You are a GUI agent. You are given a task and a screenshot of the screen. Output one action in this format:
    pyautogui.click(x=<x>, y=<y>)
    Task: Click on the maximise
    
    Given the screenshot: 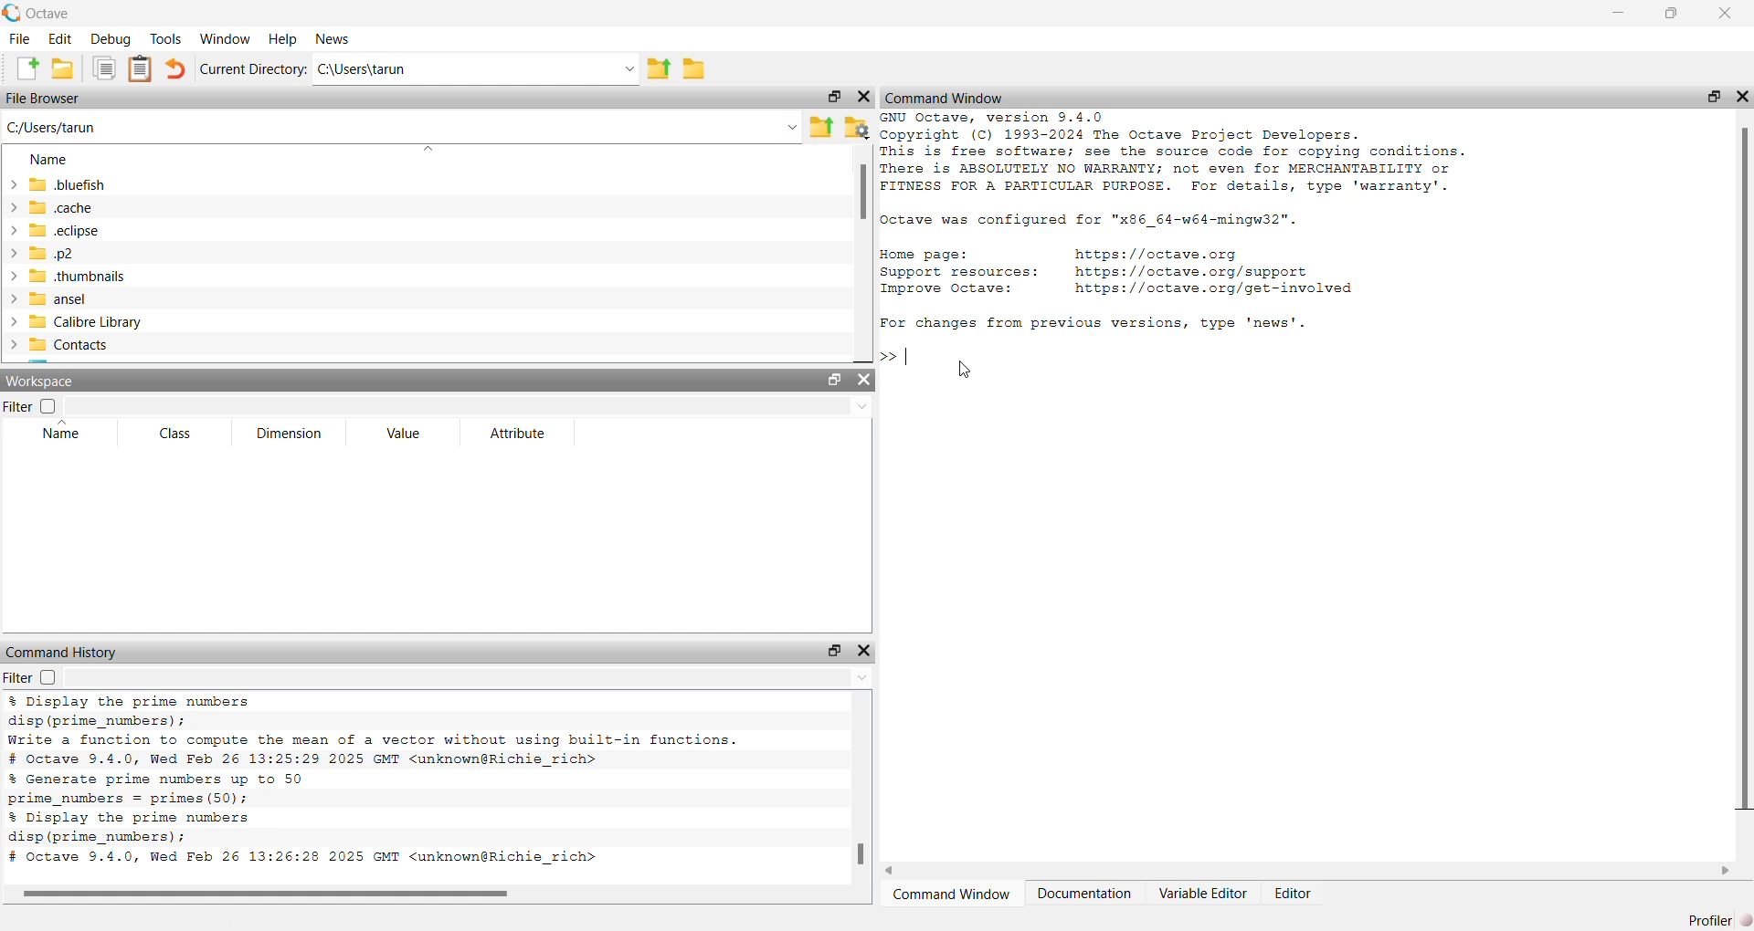 What is the action you would take?
    pyautogui.click(x=1674, y=13)
    